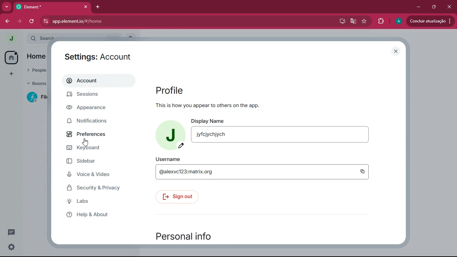 This screenshot has height=257, width=457. What do you see at coordinates (91, 121) in the screenshot?
I see `notifications` at bounding box center [91, 121].